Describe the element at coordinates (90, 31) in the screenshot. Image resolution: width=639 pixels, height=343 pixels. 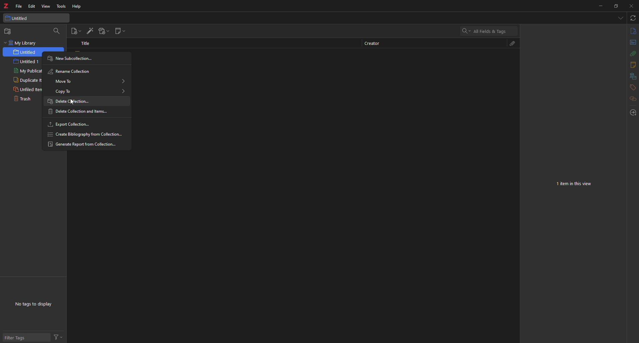
I see `add item` at that location.